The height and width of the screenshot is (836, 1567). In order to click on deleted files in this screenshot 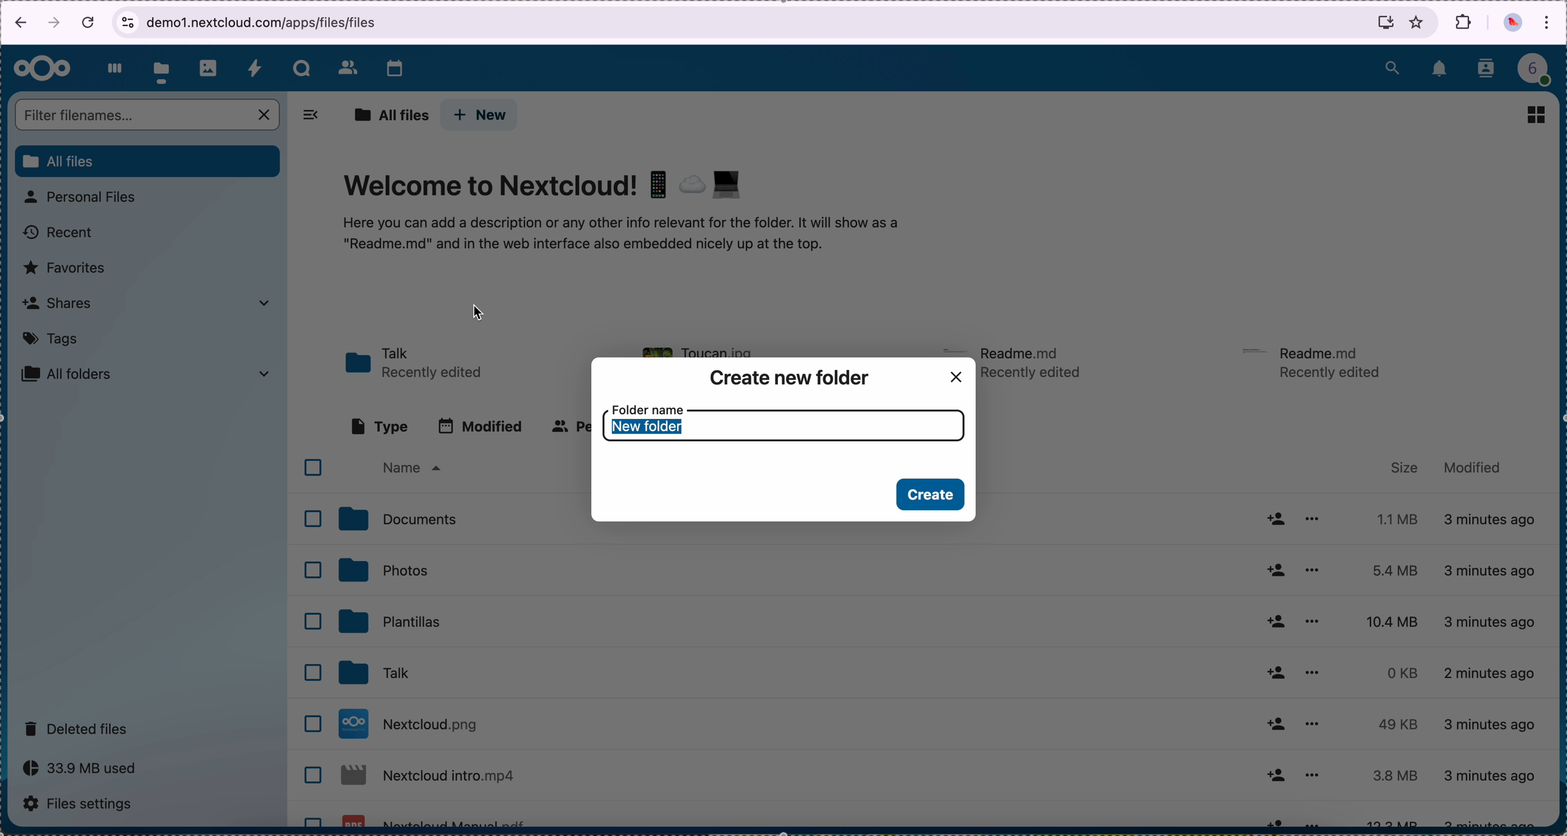, I will do `click(78, 728)`.